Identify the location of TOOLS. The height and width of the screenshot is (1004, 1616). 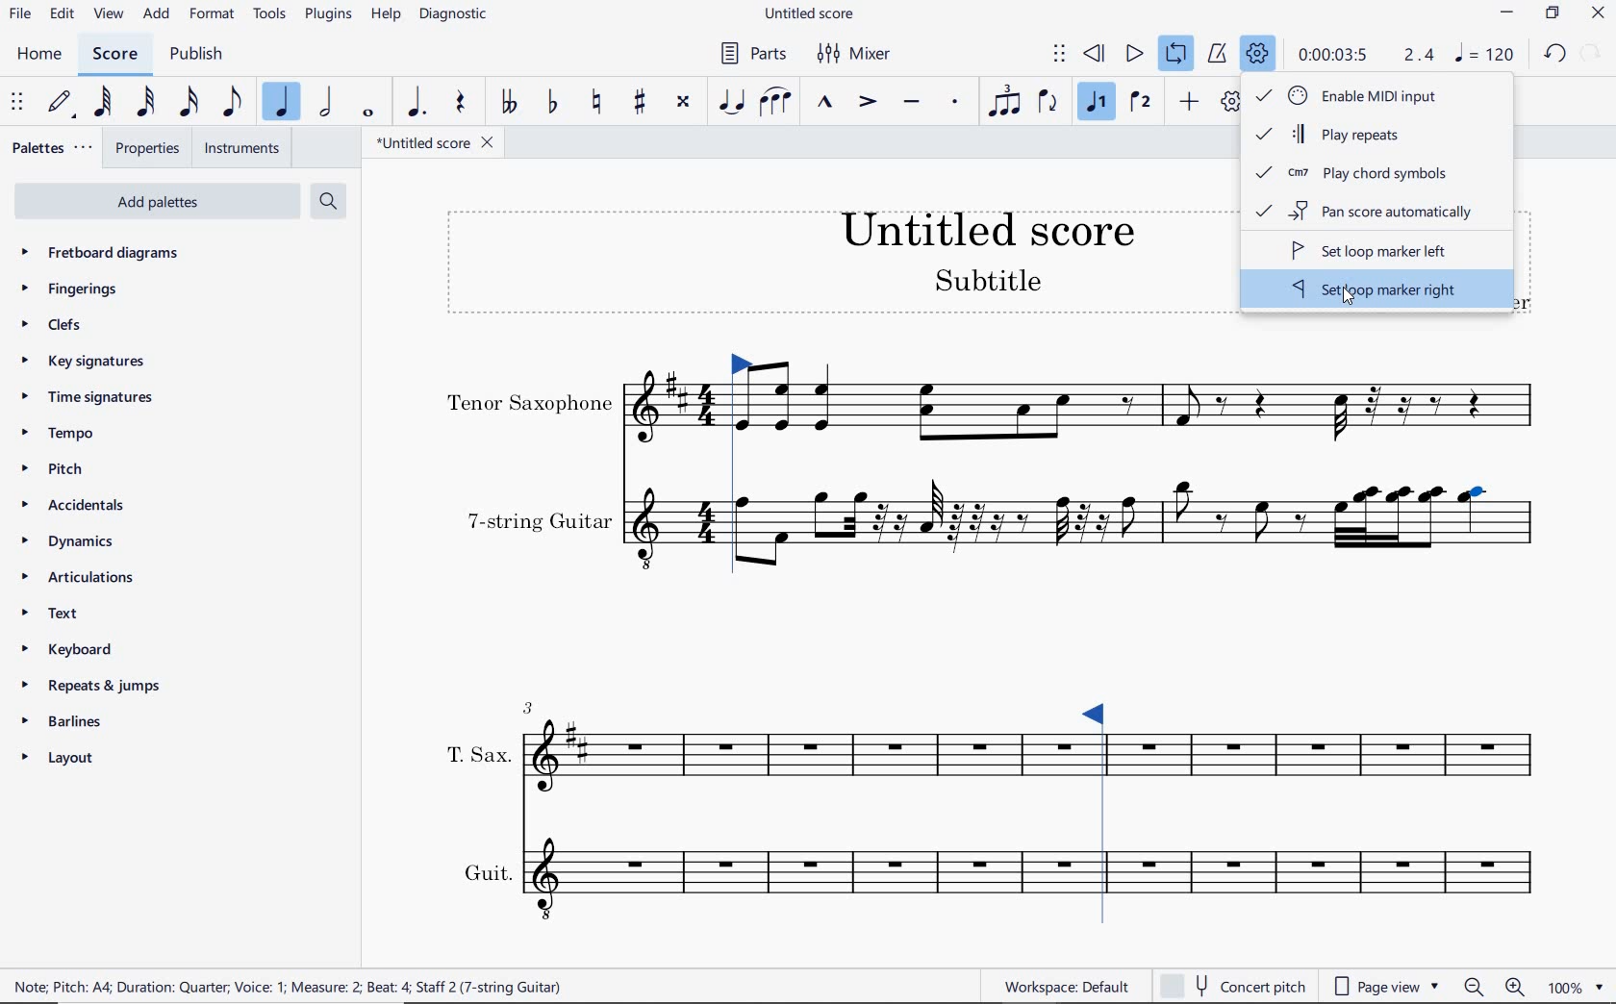
(271, 15).